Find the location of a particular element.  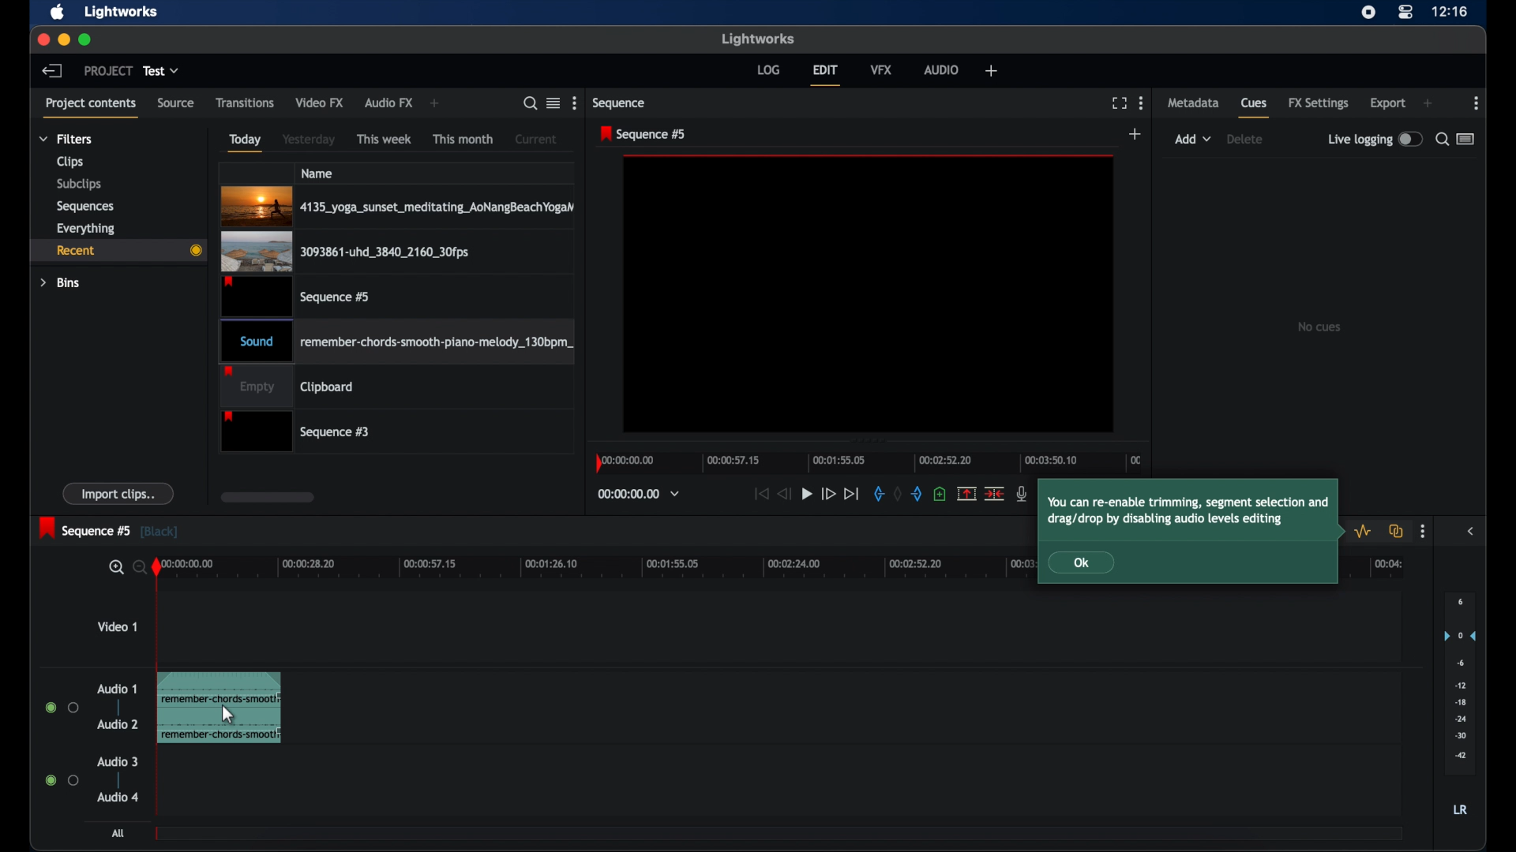

toggle list or logger view is located at coordinates (1467, 139).